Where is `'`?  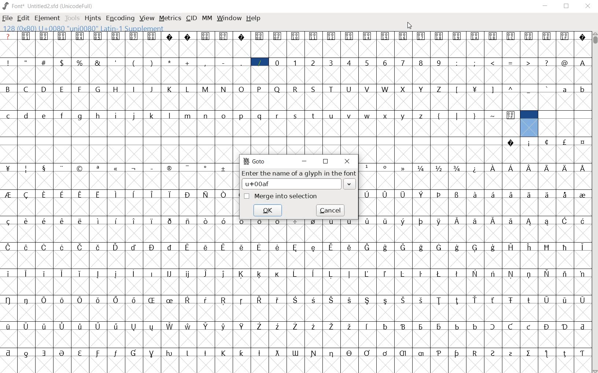
' is located at coordinates (116, 63).